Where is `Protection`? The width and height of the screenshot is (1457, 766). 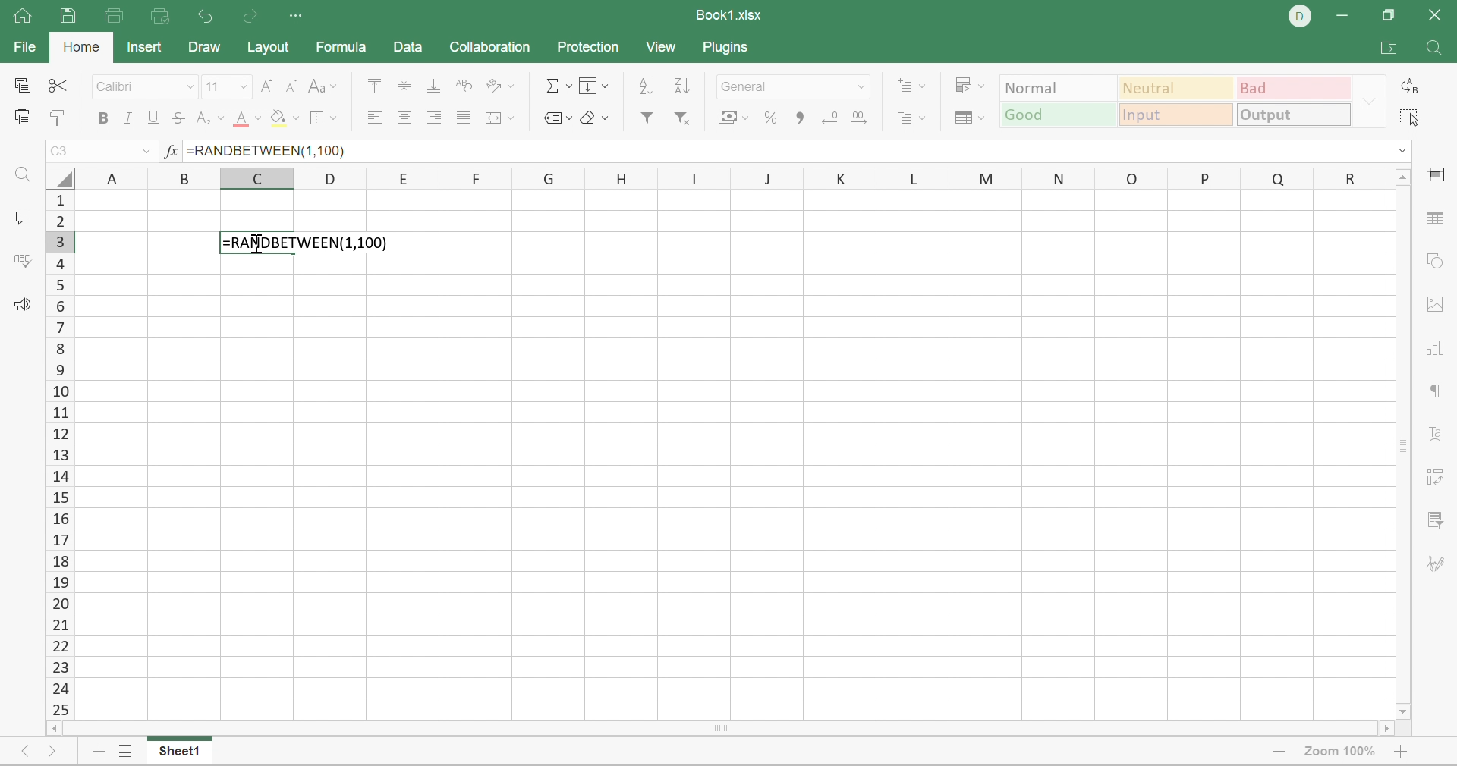
Protection is located at coordinates (585, 48).